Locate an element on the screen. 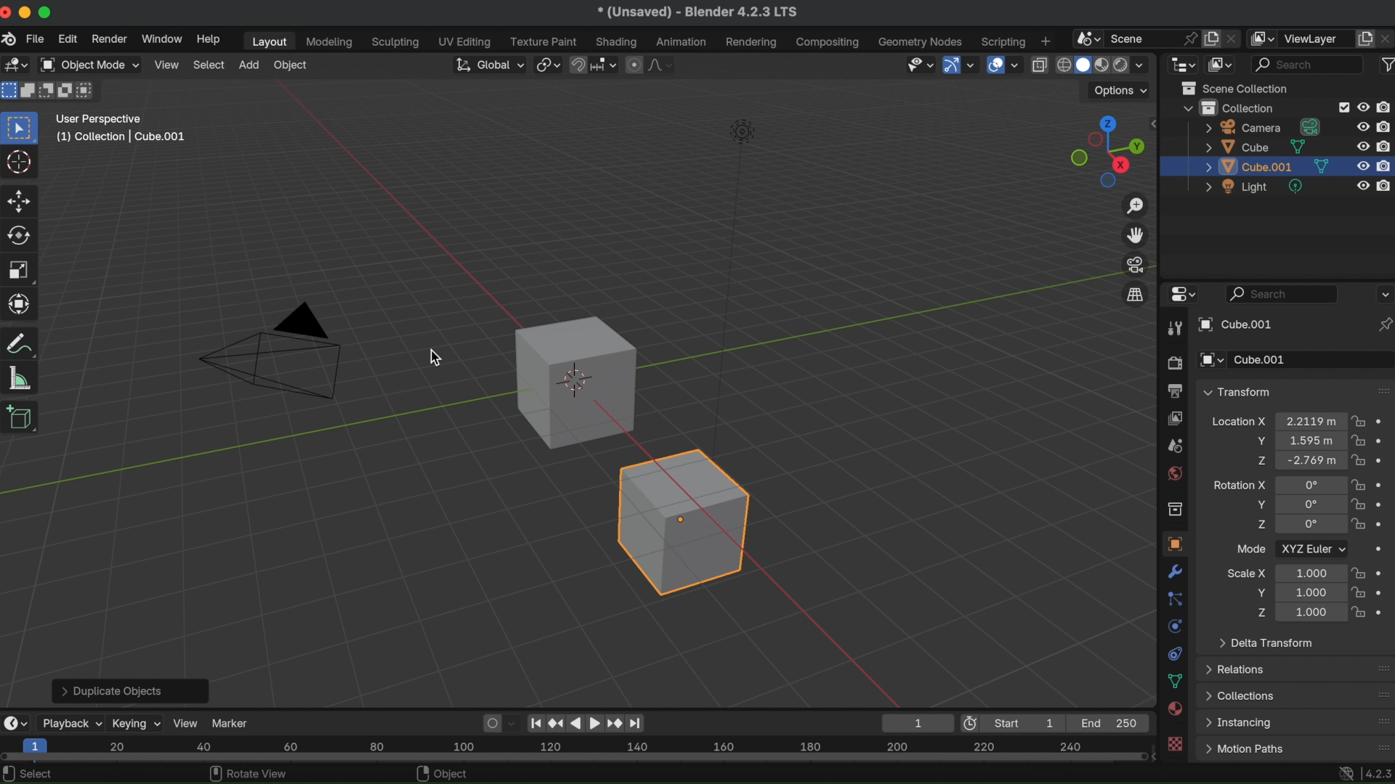 This screenshot has width=1395, height=784. lock rotation is located at coordinates (1359, 505).